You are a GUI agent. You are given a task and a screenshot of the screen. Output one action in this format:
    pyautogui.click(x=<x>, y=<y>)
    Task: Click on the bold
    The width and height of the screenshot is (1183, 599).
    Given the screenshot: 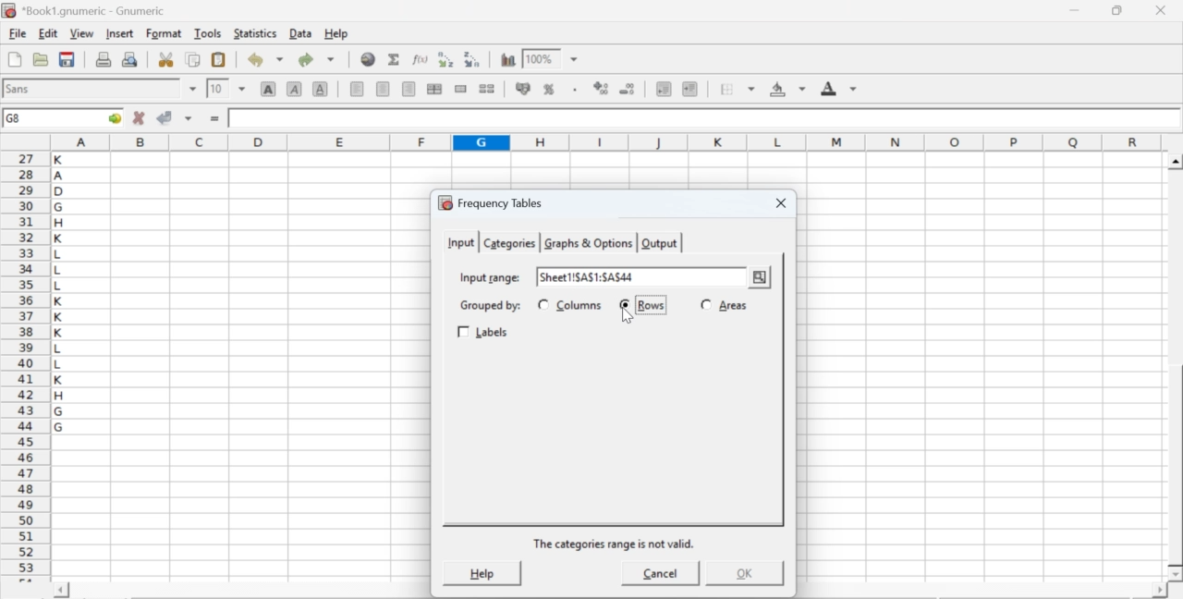 What is the action you would take?
    pyautogui.click(x=269, y=88)
    